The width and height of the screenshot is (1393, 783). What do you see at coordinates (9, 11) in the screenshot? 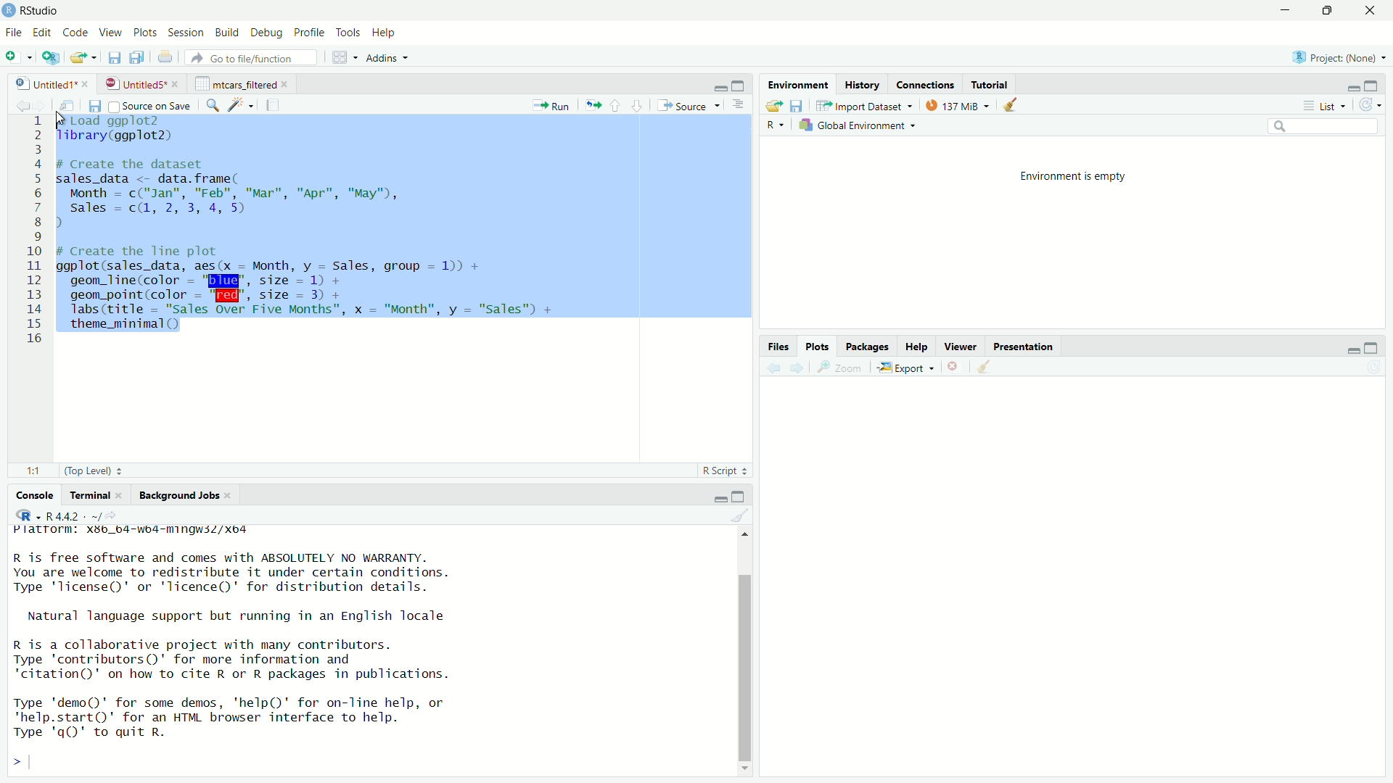
I see `app icon` at bounding box center [9, 11].